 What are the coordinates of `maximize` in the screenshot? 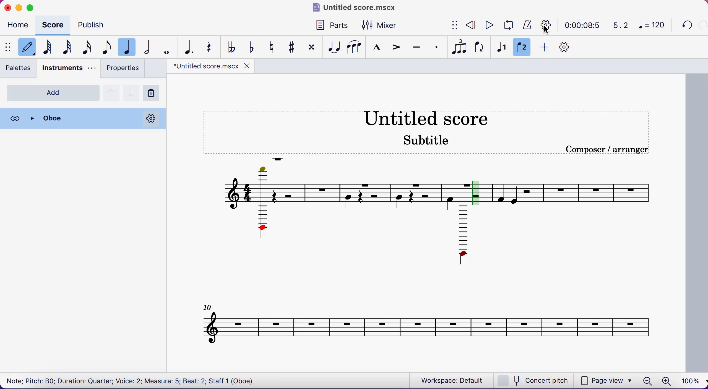 It's located at (32, 6).